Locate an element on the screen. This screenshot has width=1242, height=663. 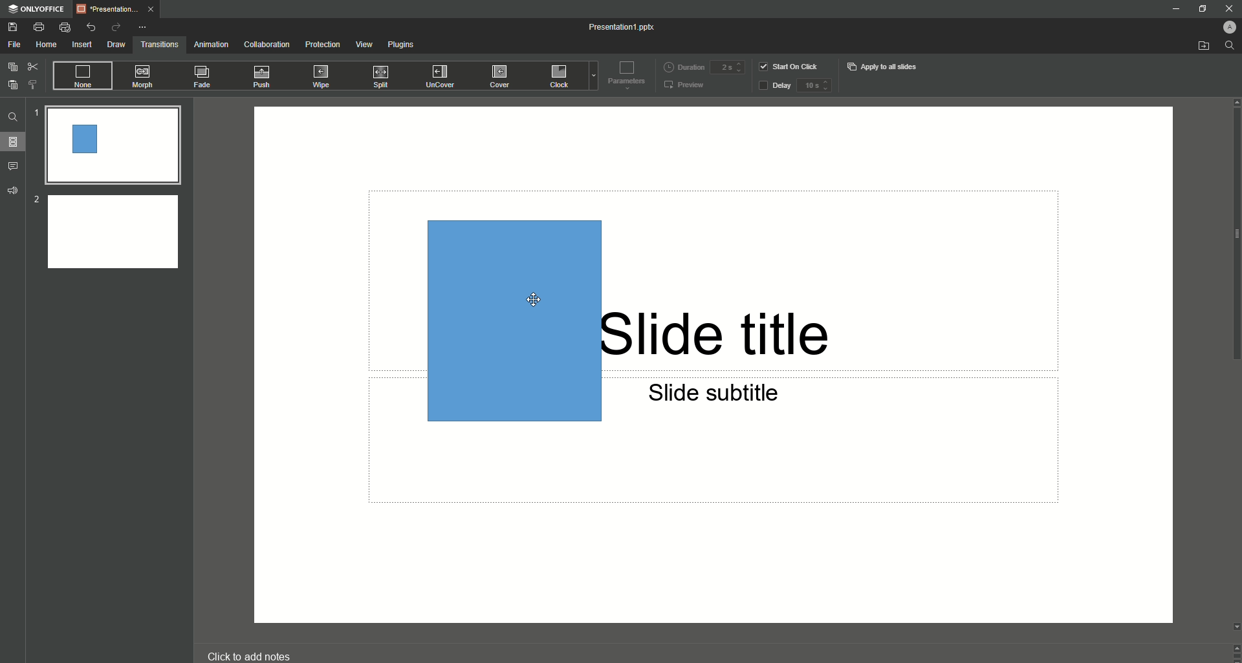
Cut is located at coordinates (36, 65).